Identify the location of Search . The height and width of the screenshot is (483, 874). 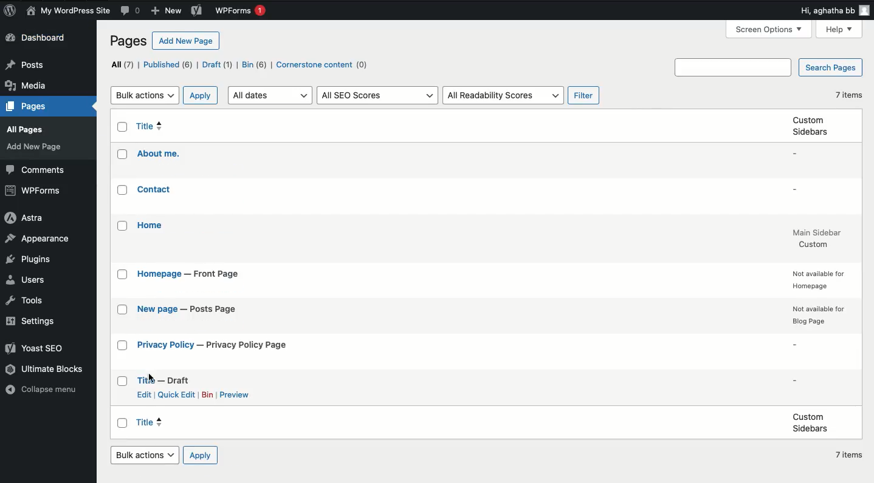
(735, 67).